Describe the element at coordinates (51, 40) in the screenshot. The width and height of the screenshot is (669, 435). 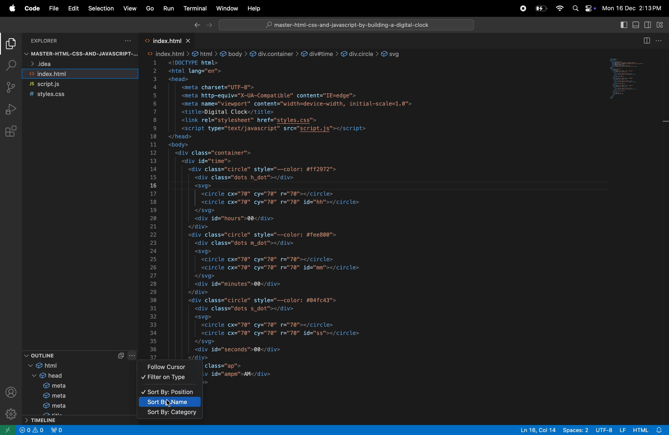
I see `Explorer` at that location.